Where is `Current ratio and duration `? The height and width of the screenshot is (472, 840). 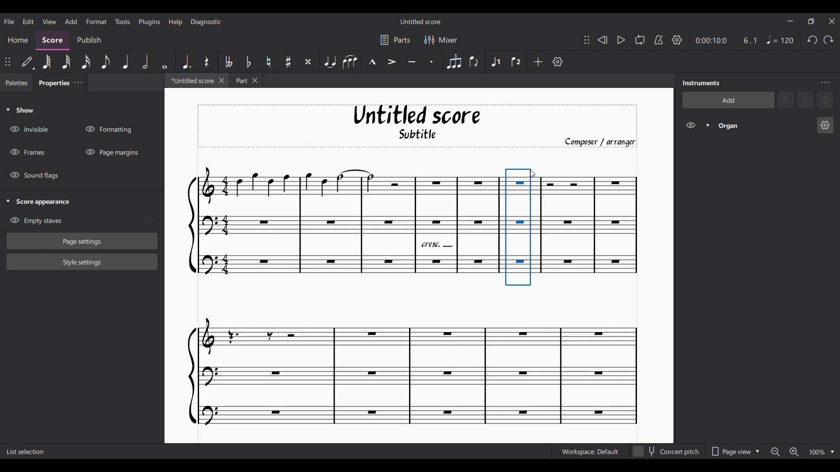
Current ratio and duration  is located at coordinates (727, 41).